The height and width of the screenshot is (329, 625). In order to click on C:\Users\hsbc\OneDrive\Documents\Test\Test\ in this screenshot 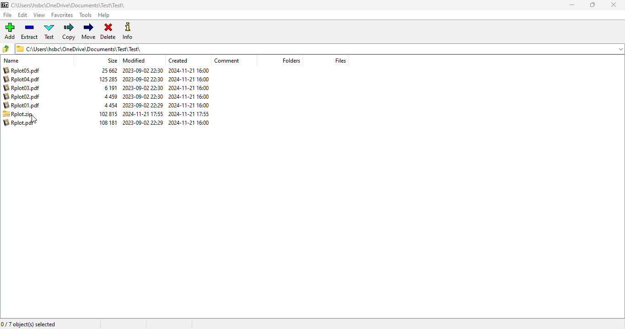, I will do `click(69, 5)`.